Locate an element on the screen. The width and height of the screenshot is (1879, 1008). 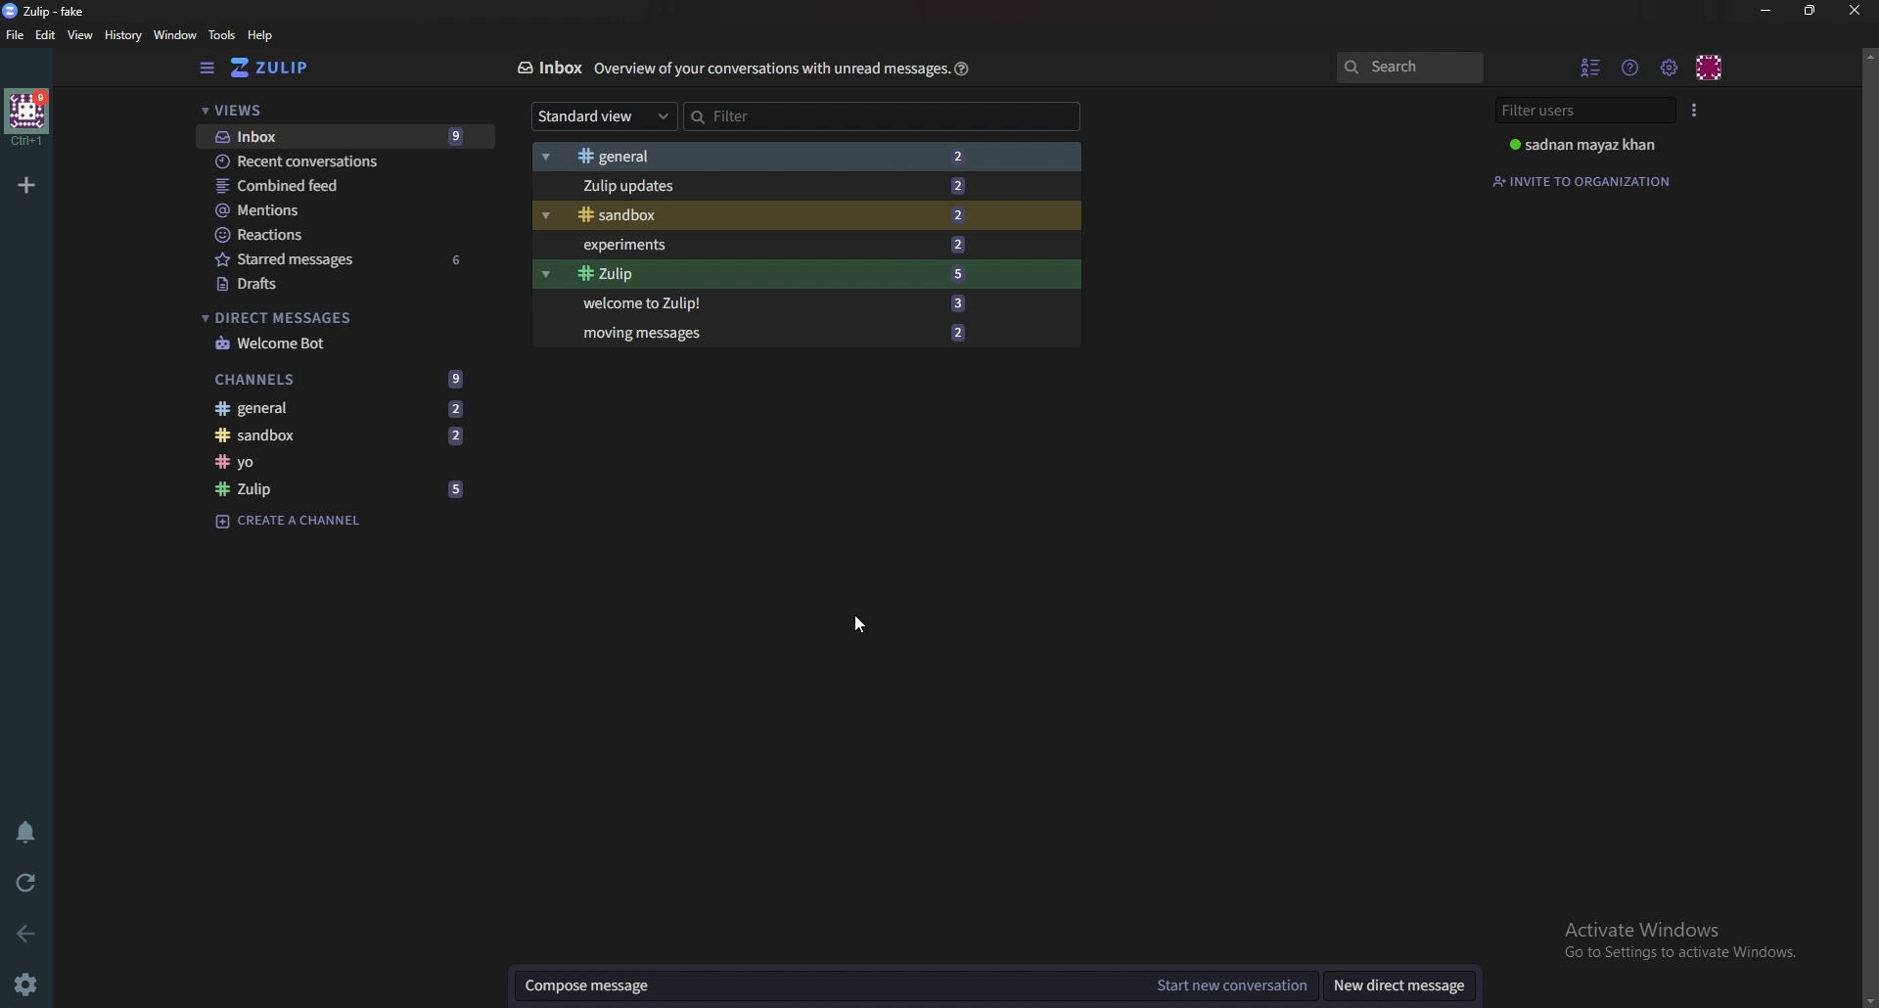
reactions is located at coordinates (340, 235).